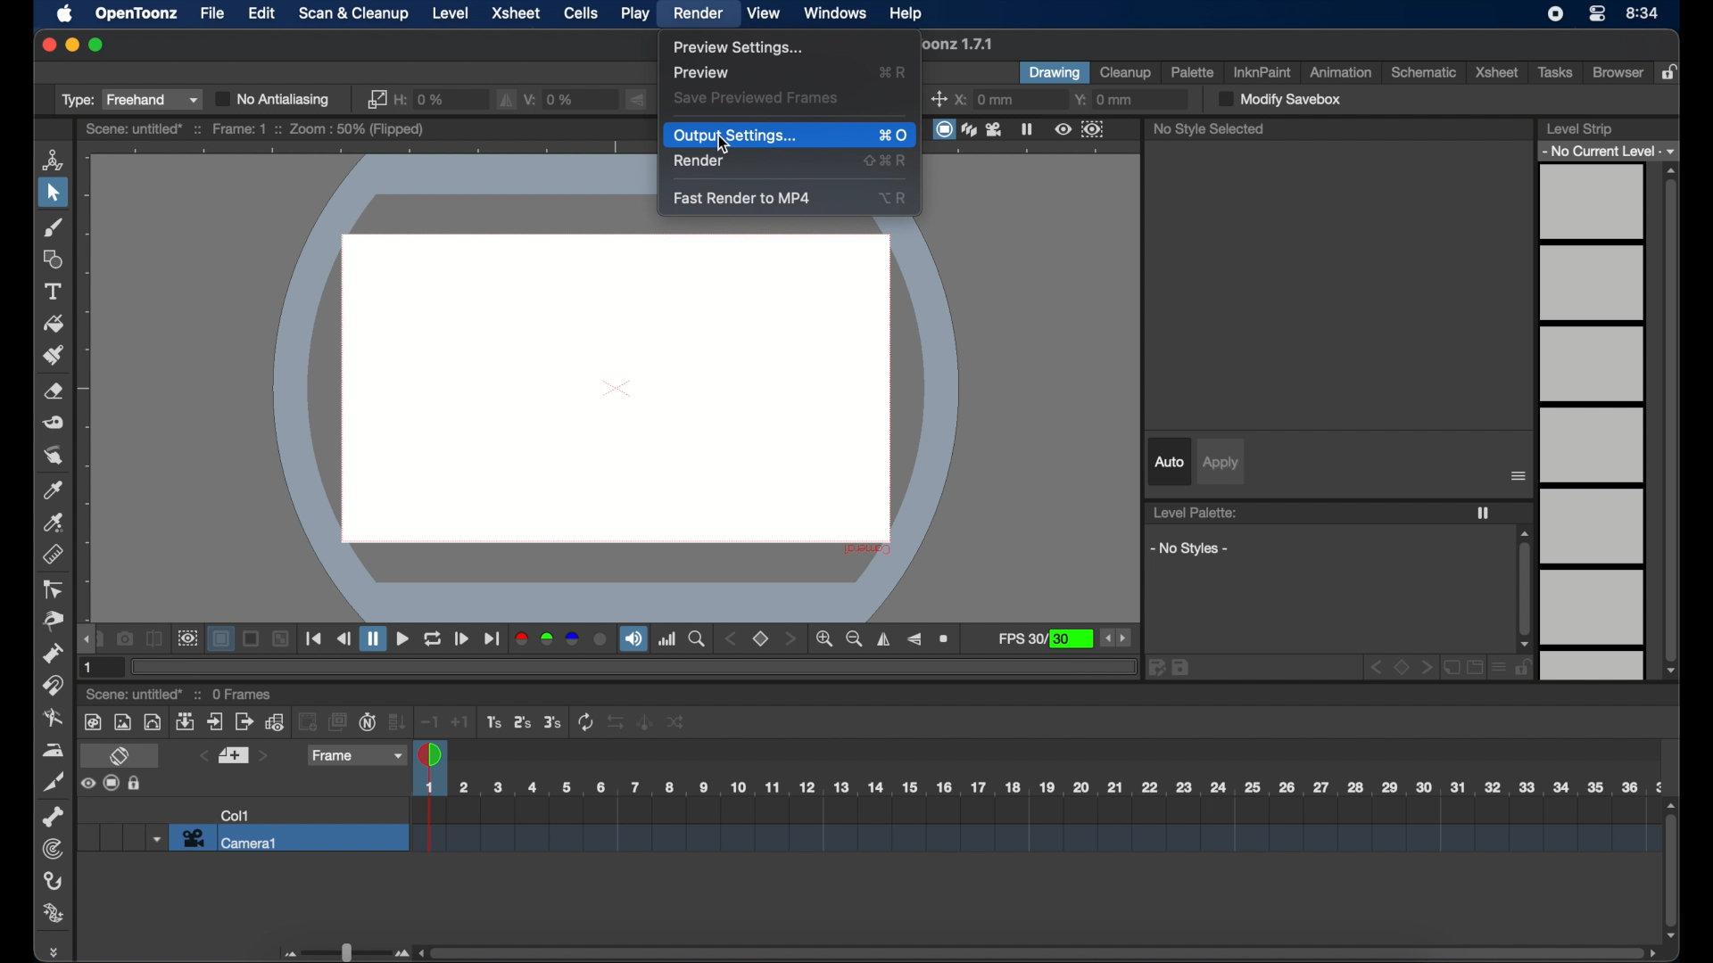  What do you see at coordinates (1034, 827) in the screenshot?
I see `scene` at bounding box center [1034, 827].